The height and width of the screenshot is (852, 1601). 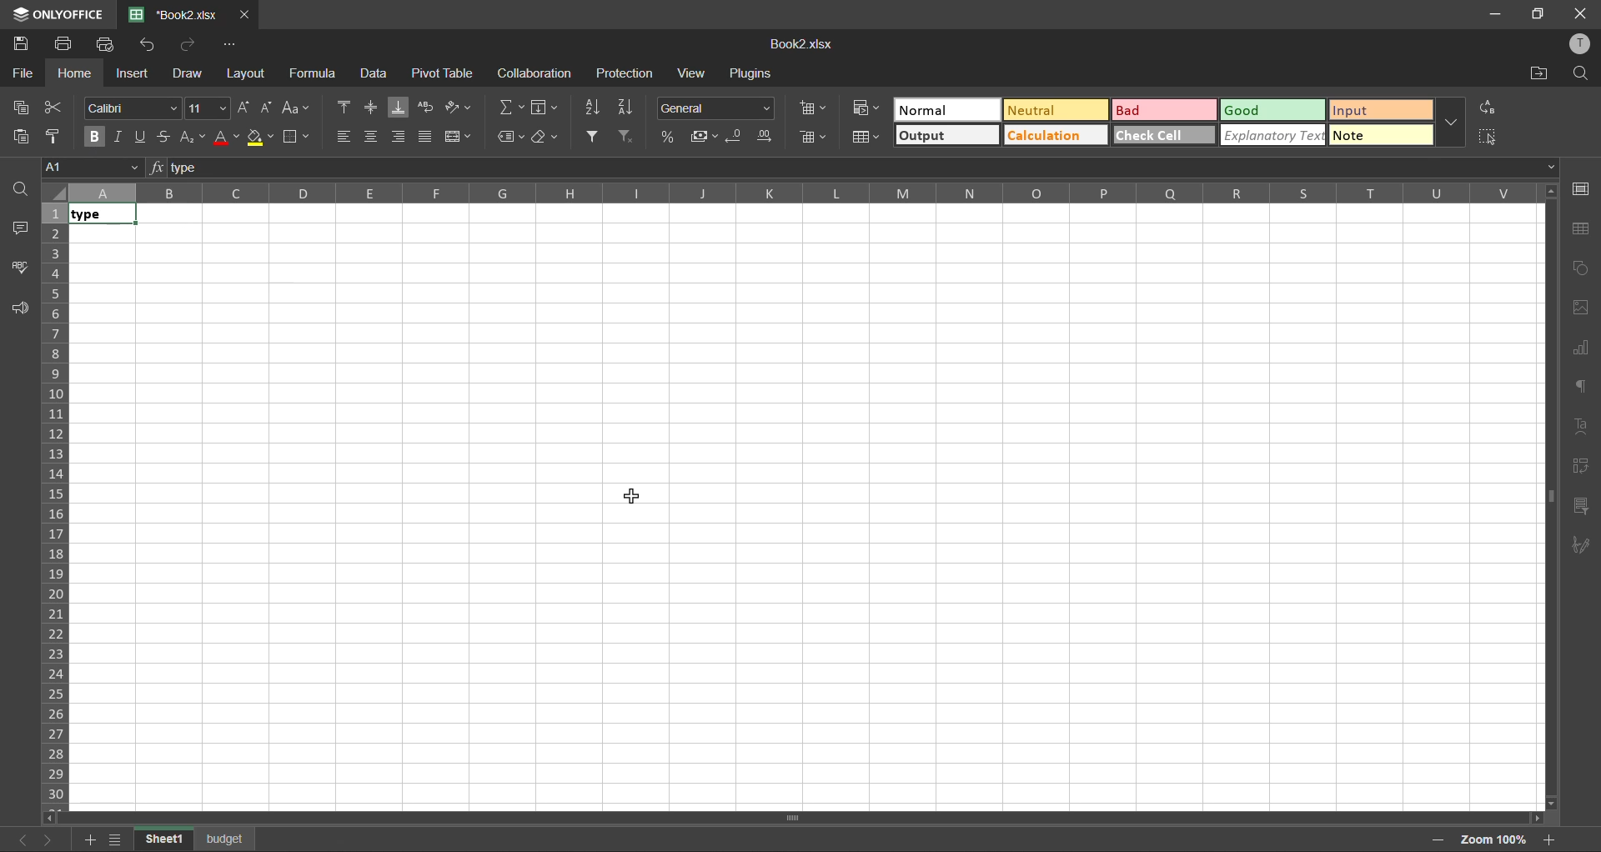 What do you see at coordinates (1585, 44) in the screenshot?
I see `profile` at bounding box center [1585, 44].